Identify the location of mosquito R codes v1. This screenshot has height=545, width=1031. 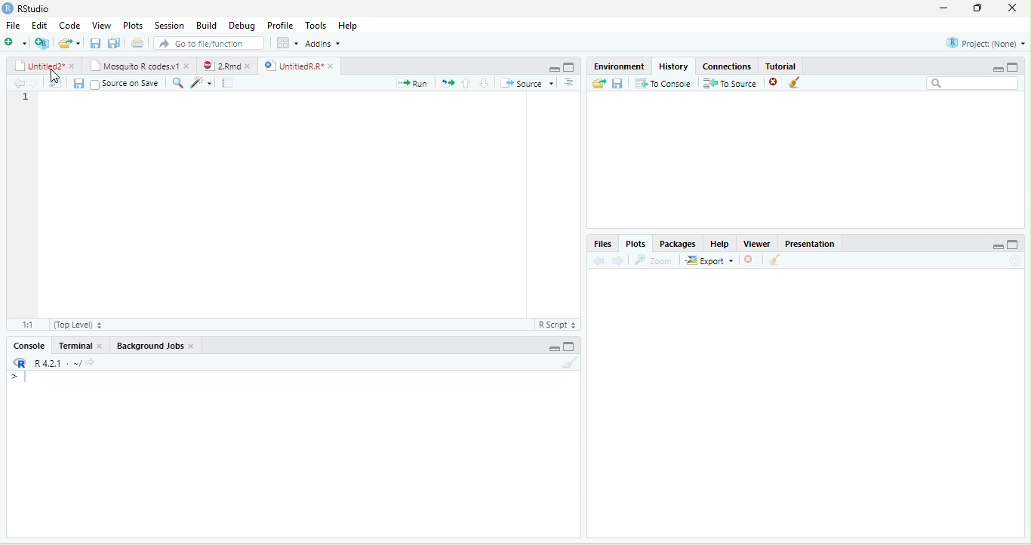
(138, 66).